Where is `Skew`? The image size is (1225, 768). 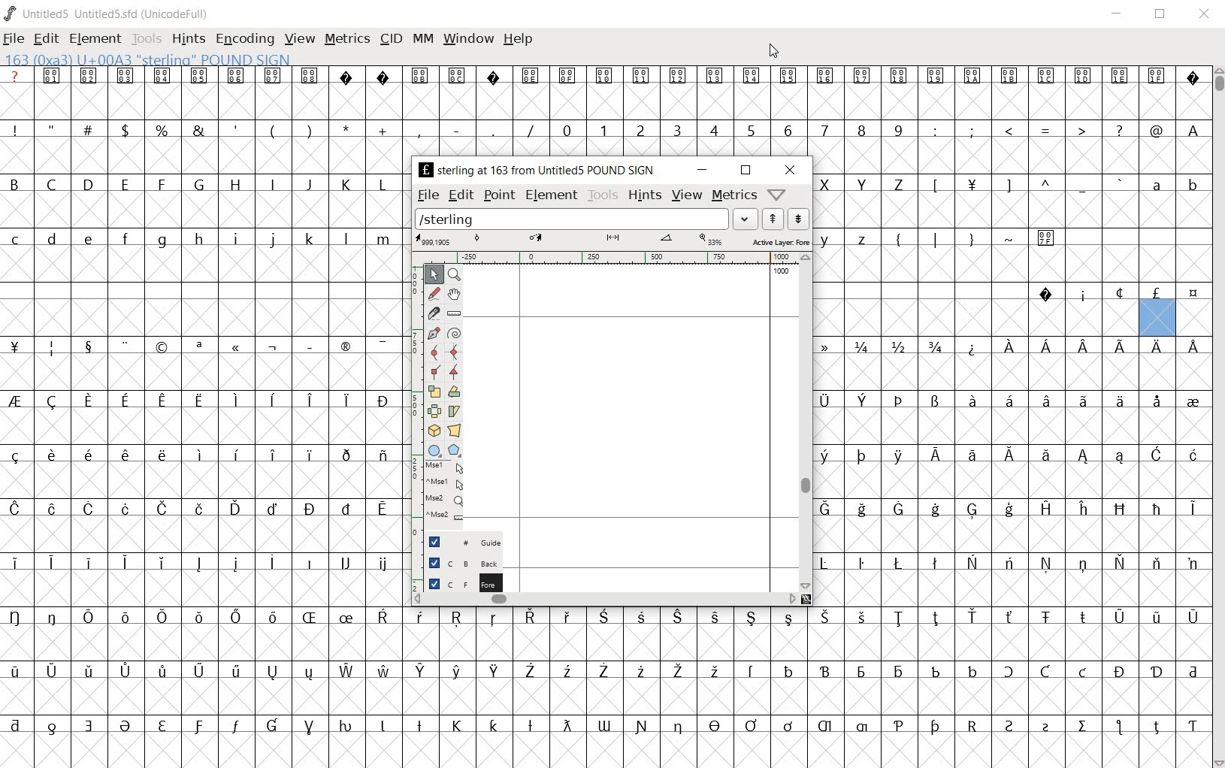
Skew is located at coordinates (455, 410).